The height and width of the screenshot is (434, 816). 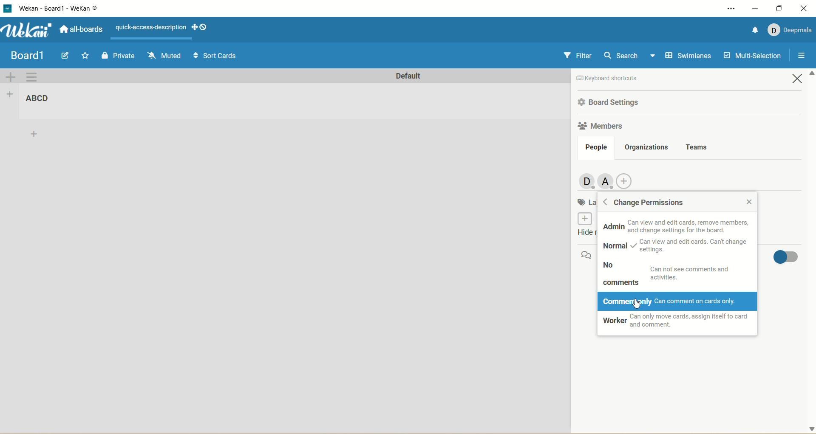 I want to click on wekan-wekan, so click(x=58, y=8).